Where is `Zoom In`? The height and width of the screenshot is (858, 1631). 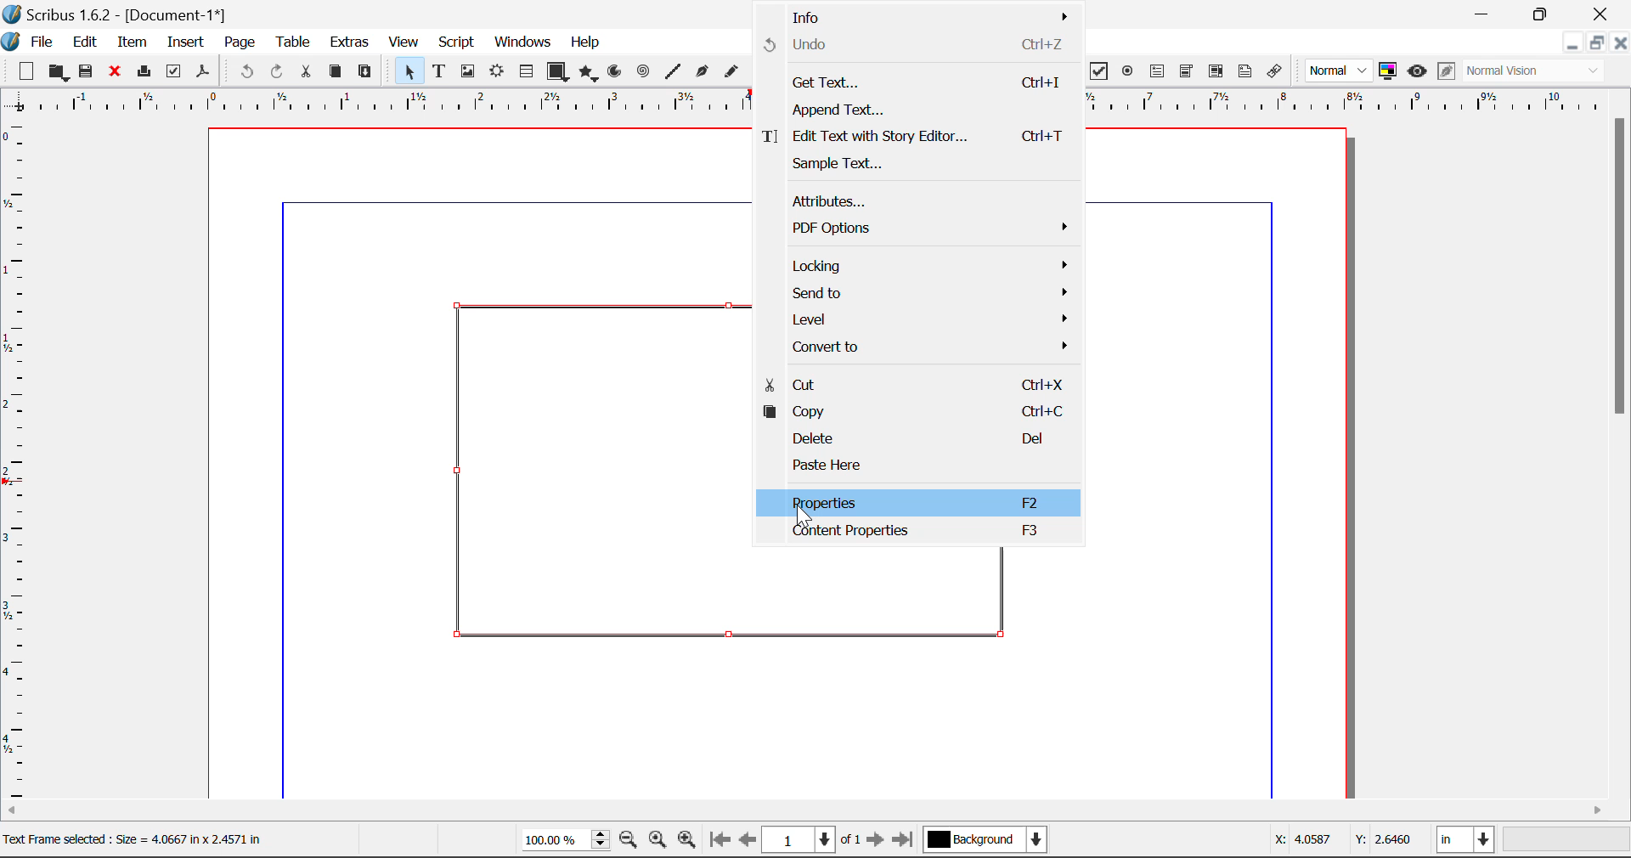 Zoom In is located at coordinates (687, 842).